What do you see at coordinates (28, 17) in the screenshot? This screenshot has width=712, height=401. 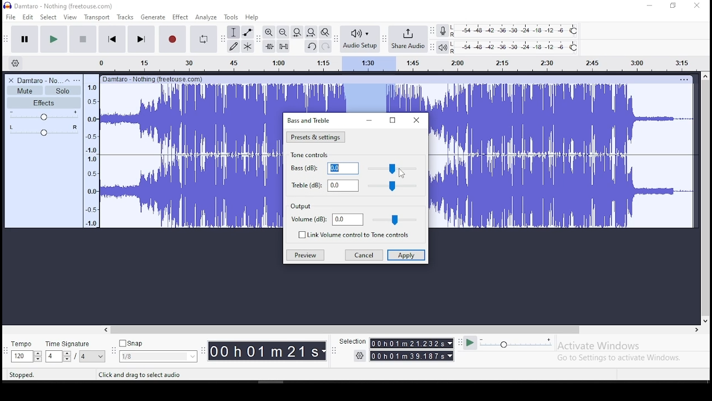 I see `edit` at bounding box center [28, 17].